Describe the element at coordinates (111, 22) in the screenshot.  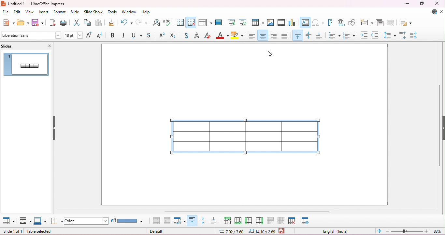
I see `clone` at that location.